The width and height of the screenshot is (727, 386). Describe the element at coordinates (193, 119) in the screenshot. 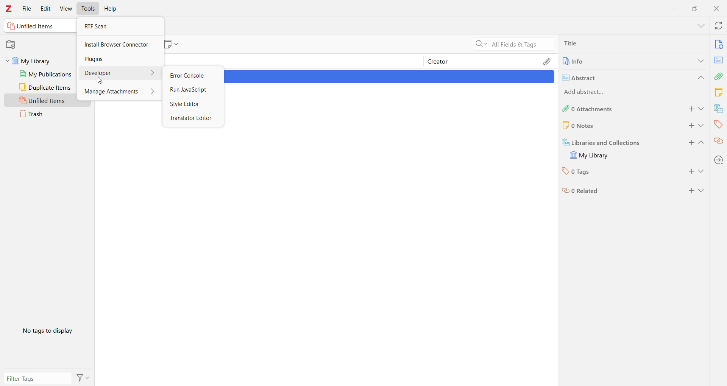

I see `Translator Editor` at that location.